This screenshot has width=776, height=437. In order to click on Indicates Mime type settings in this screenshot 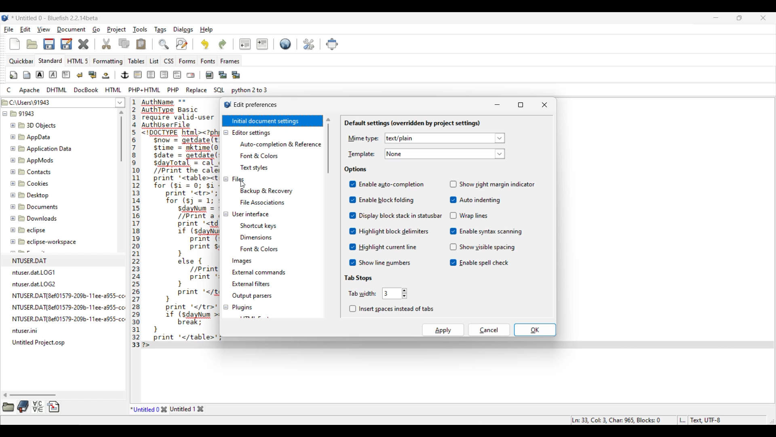, I will do `click(363, 139)`.